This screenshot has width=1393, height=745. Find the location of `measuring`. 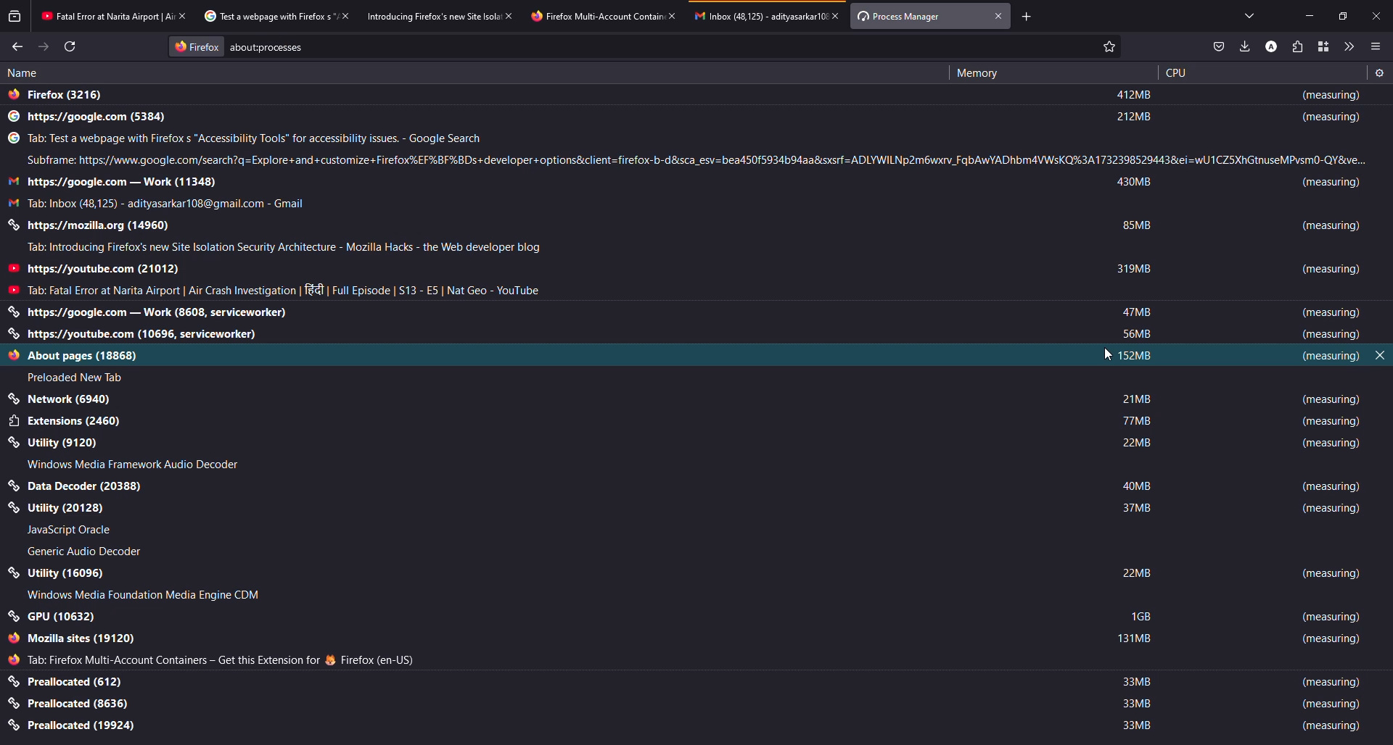

measuring is located at coordinates (1326, 486).